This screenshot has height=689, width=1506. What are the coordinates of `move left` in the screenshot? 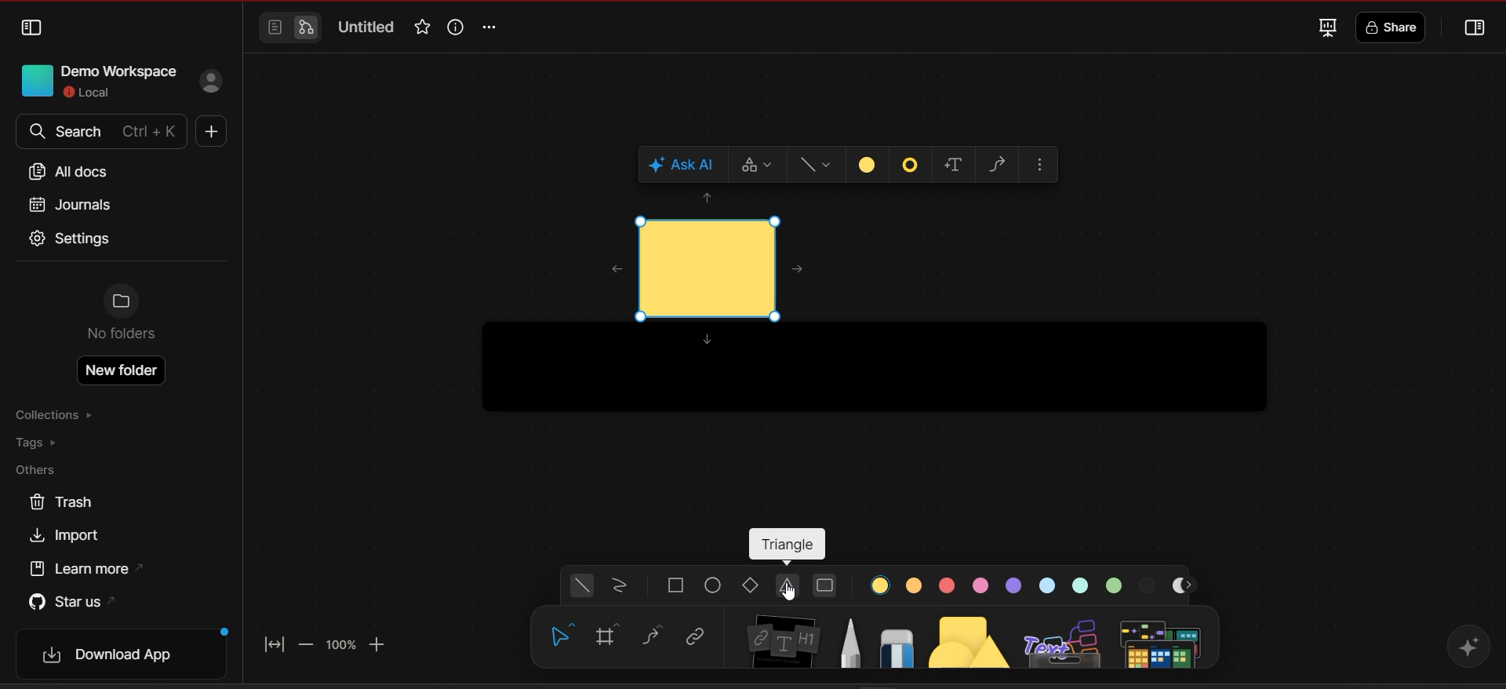 It's located at (616, 268).